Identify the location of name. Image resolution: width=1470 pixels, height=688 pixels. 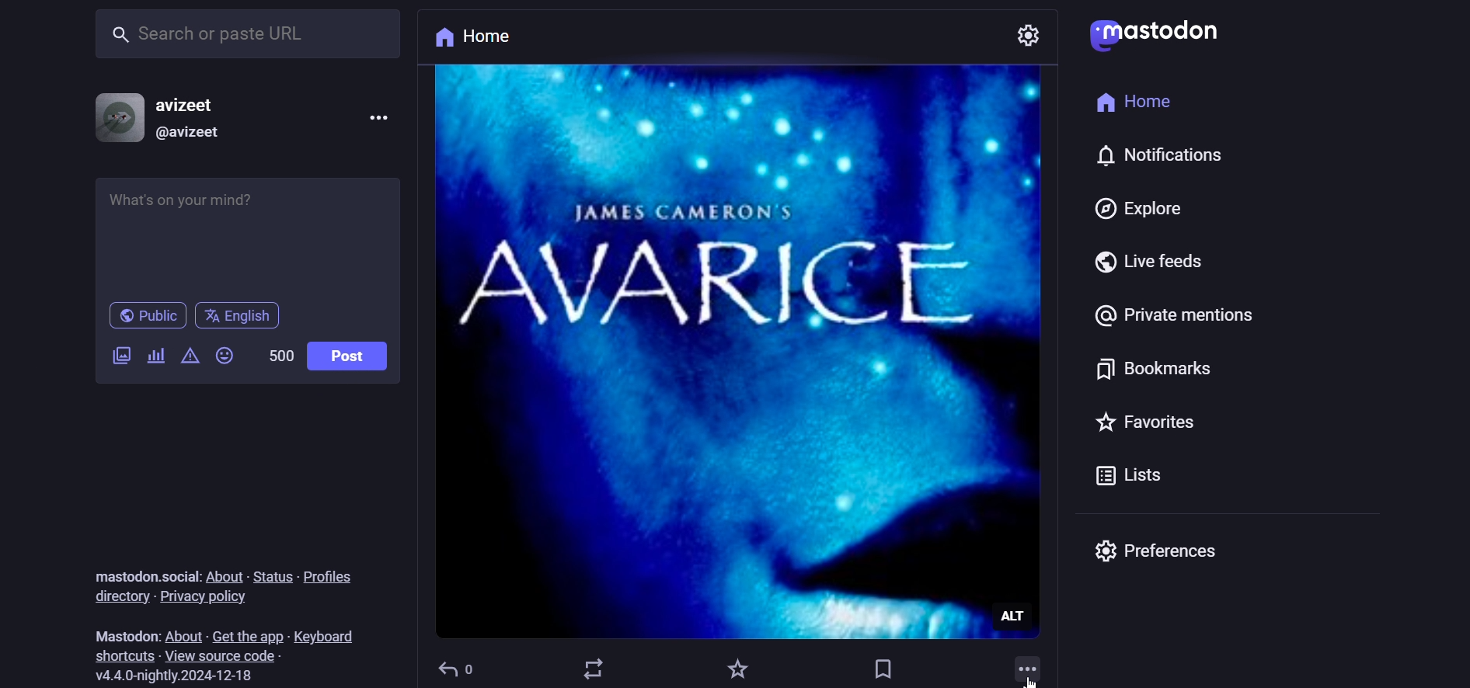
(204, 104).